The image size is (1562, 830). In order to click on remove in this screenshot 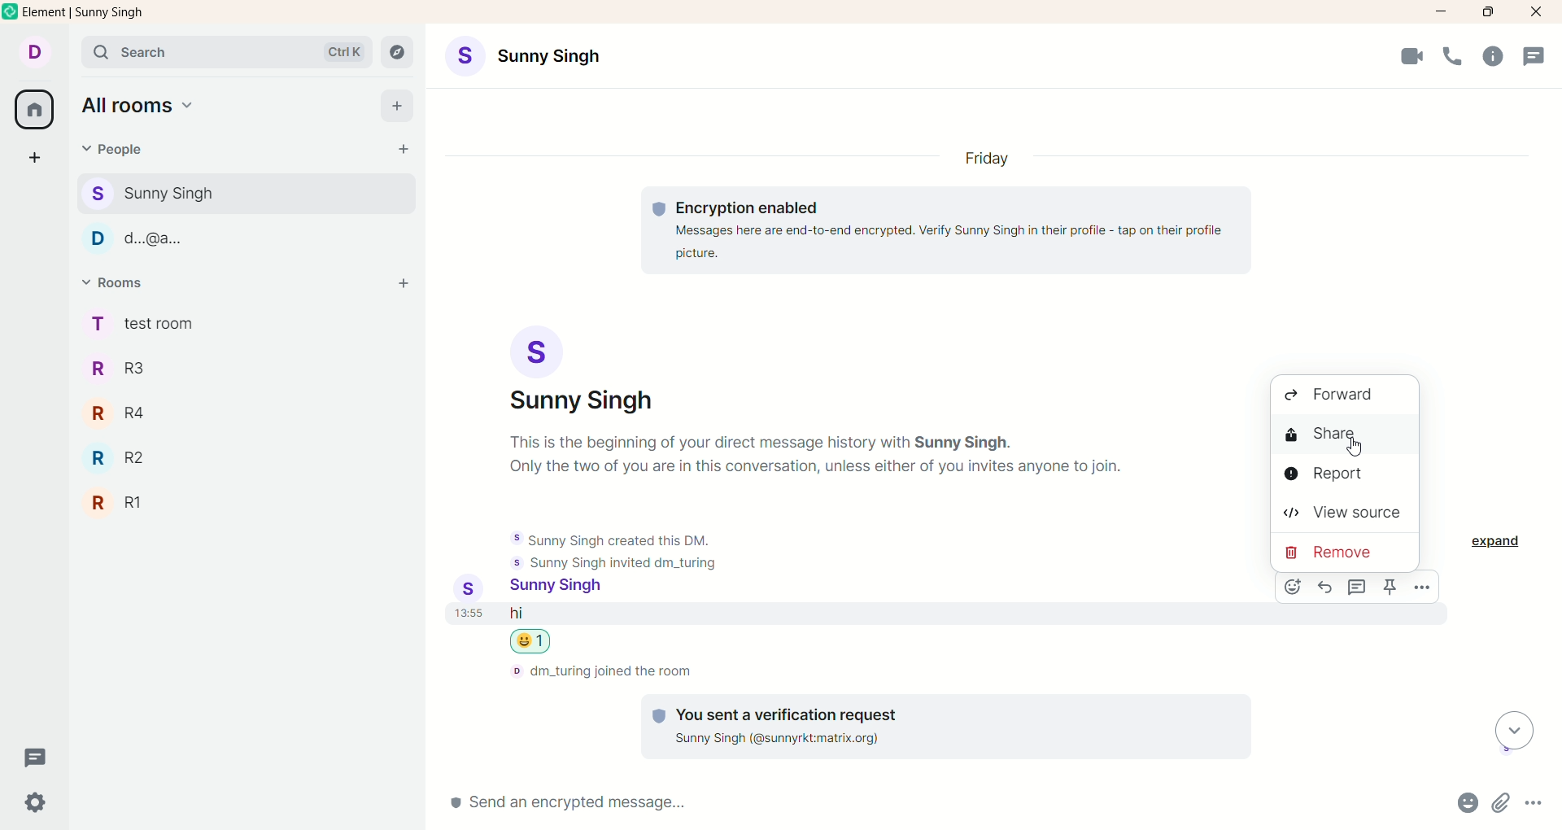, I will do `click(1345, 551)`.